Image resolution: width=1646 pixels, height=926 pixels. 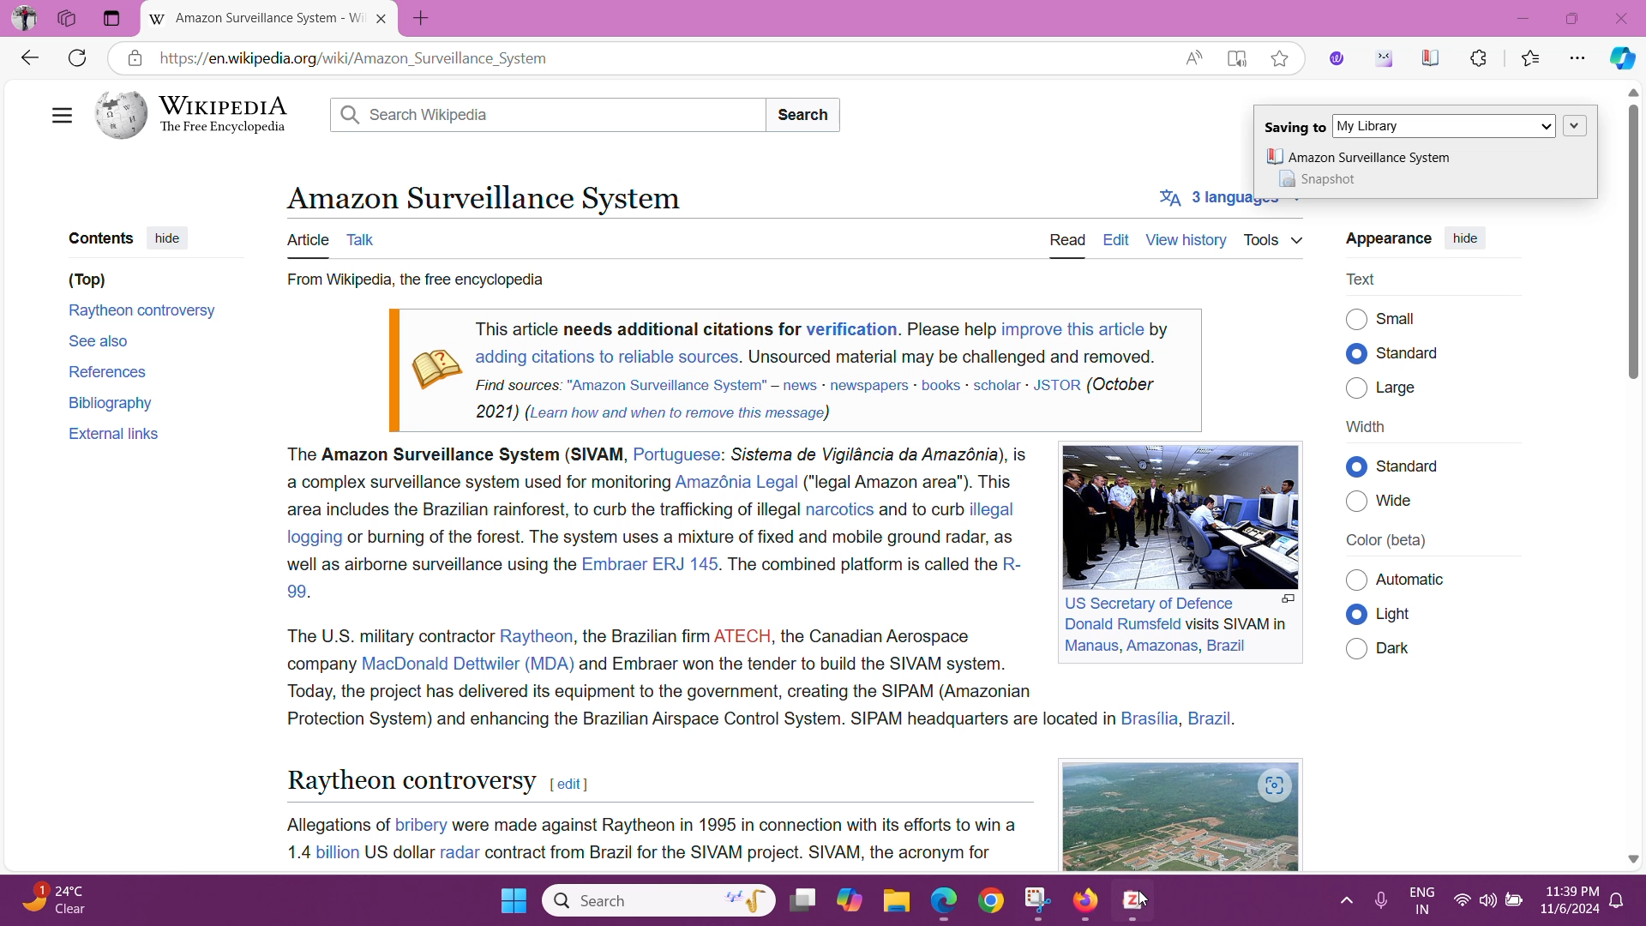 I want to click on edit, so click(x=568, y=785).